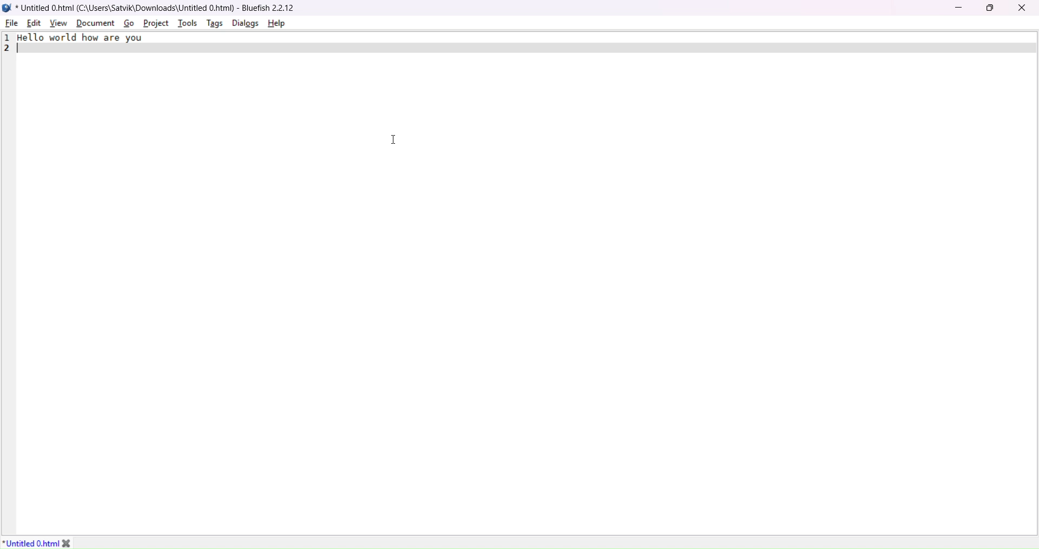  Describe the element at coordinates (1022, 8) in the screenshot. I see `close` at that location.